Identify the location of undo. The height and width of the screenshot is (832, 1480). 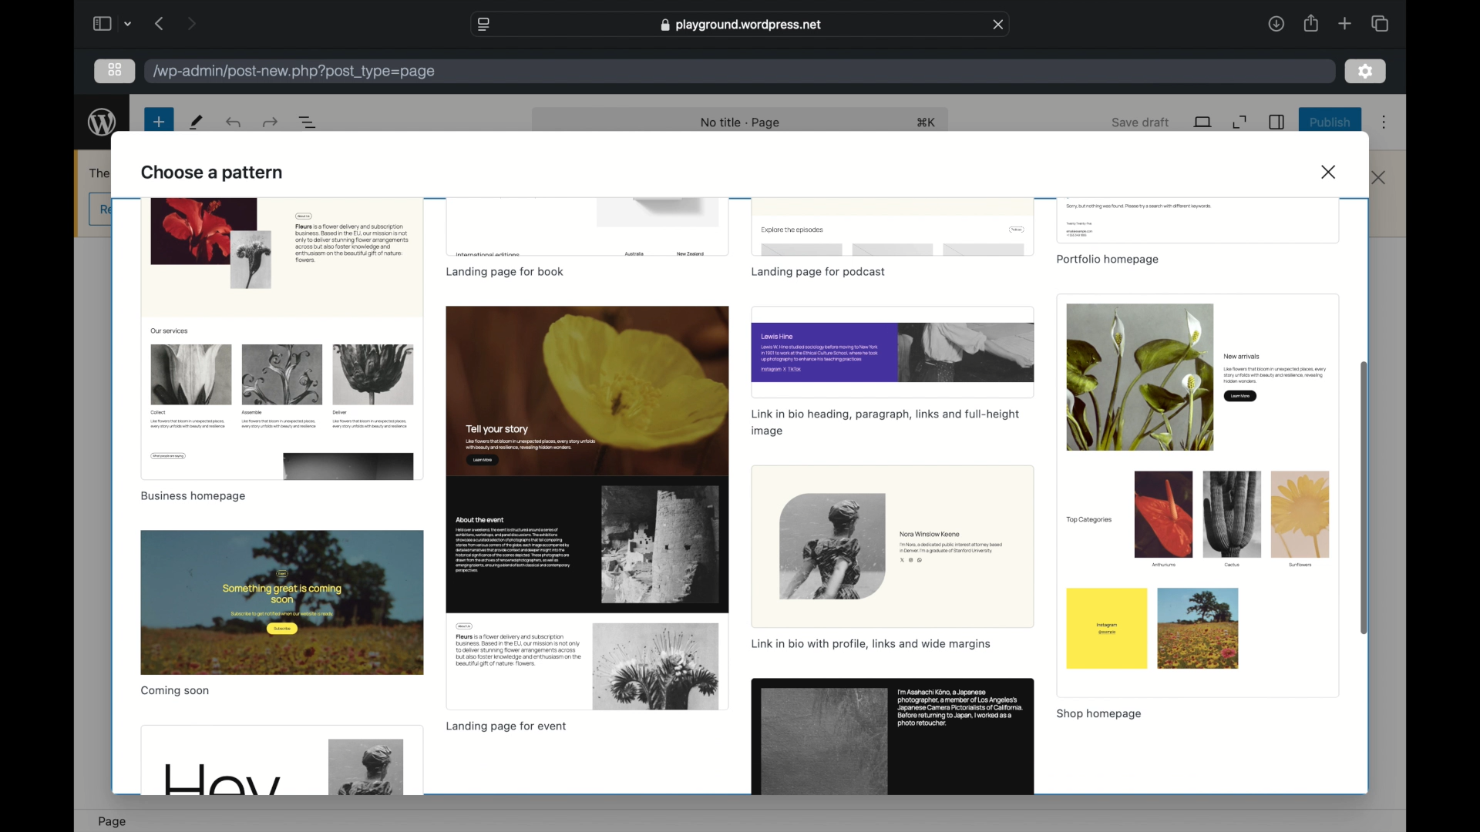
(272, 122).